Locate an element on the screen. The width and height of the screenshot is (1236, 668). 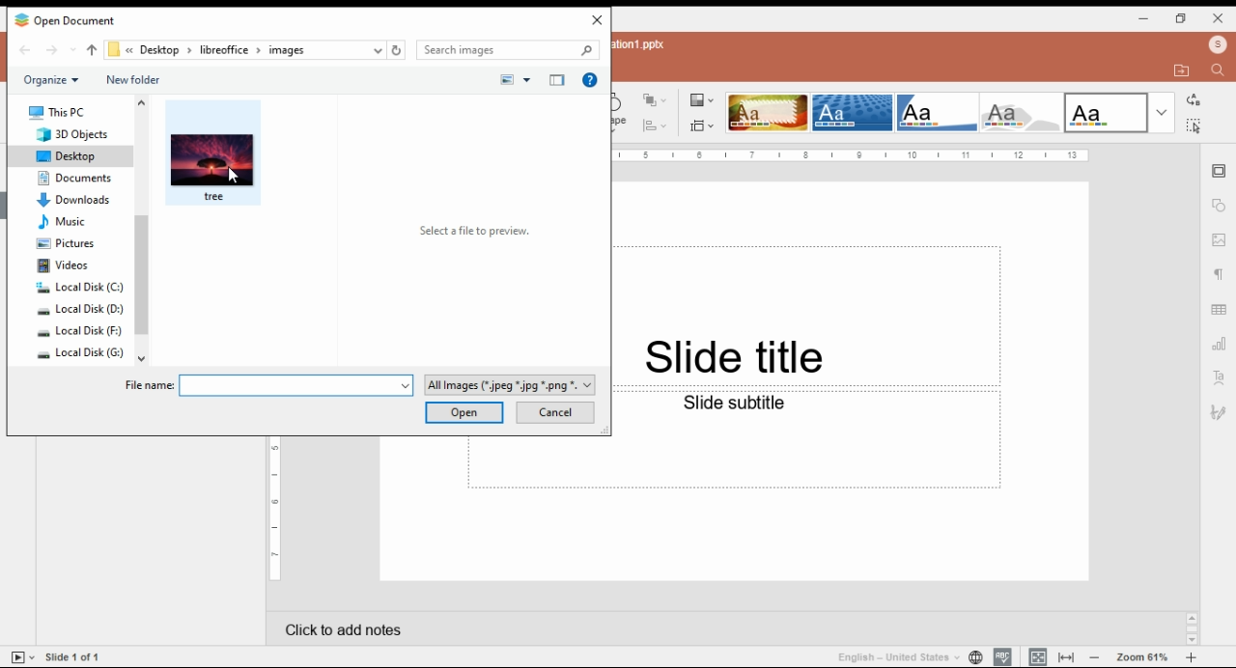
search bar is located at coordinates (508, 50).